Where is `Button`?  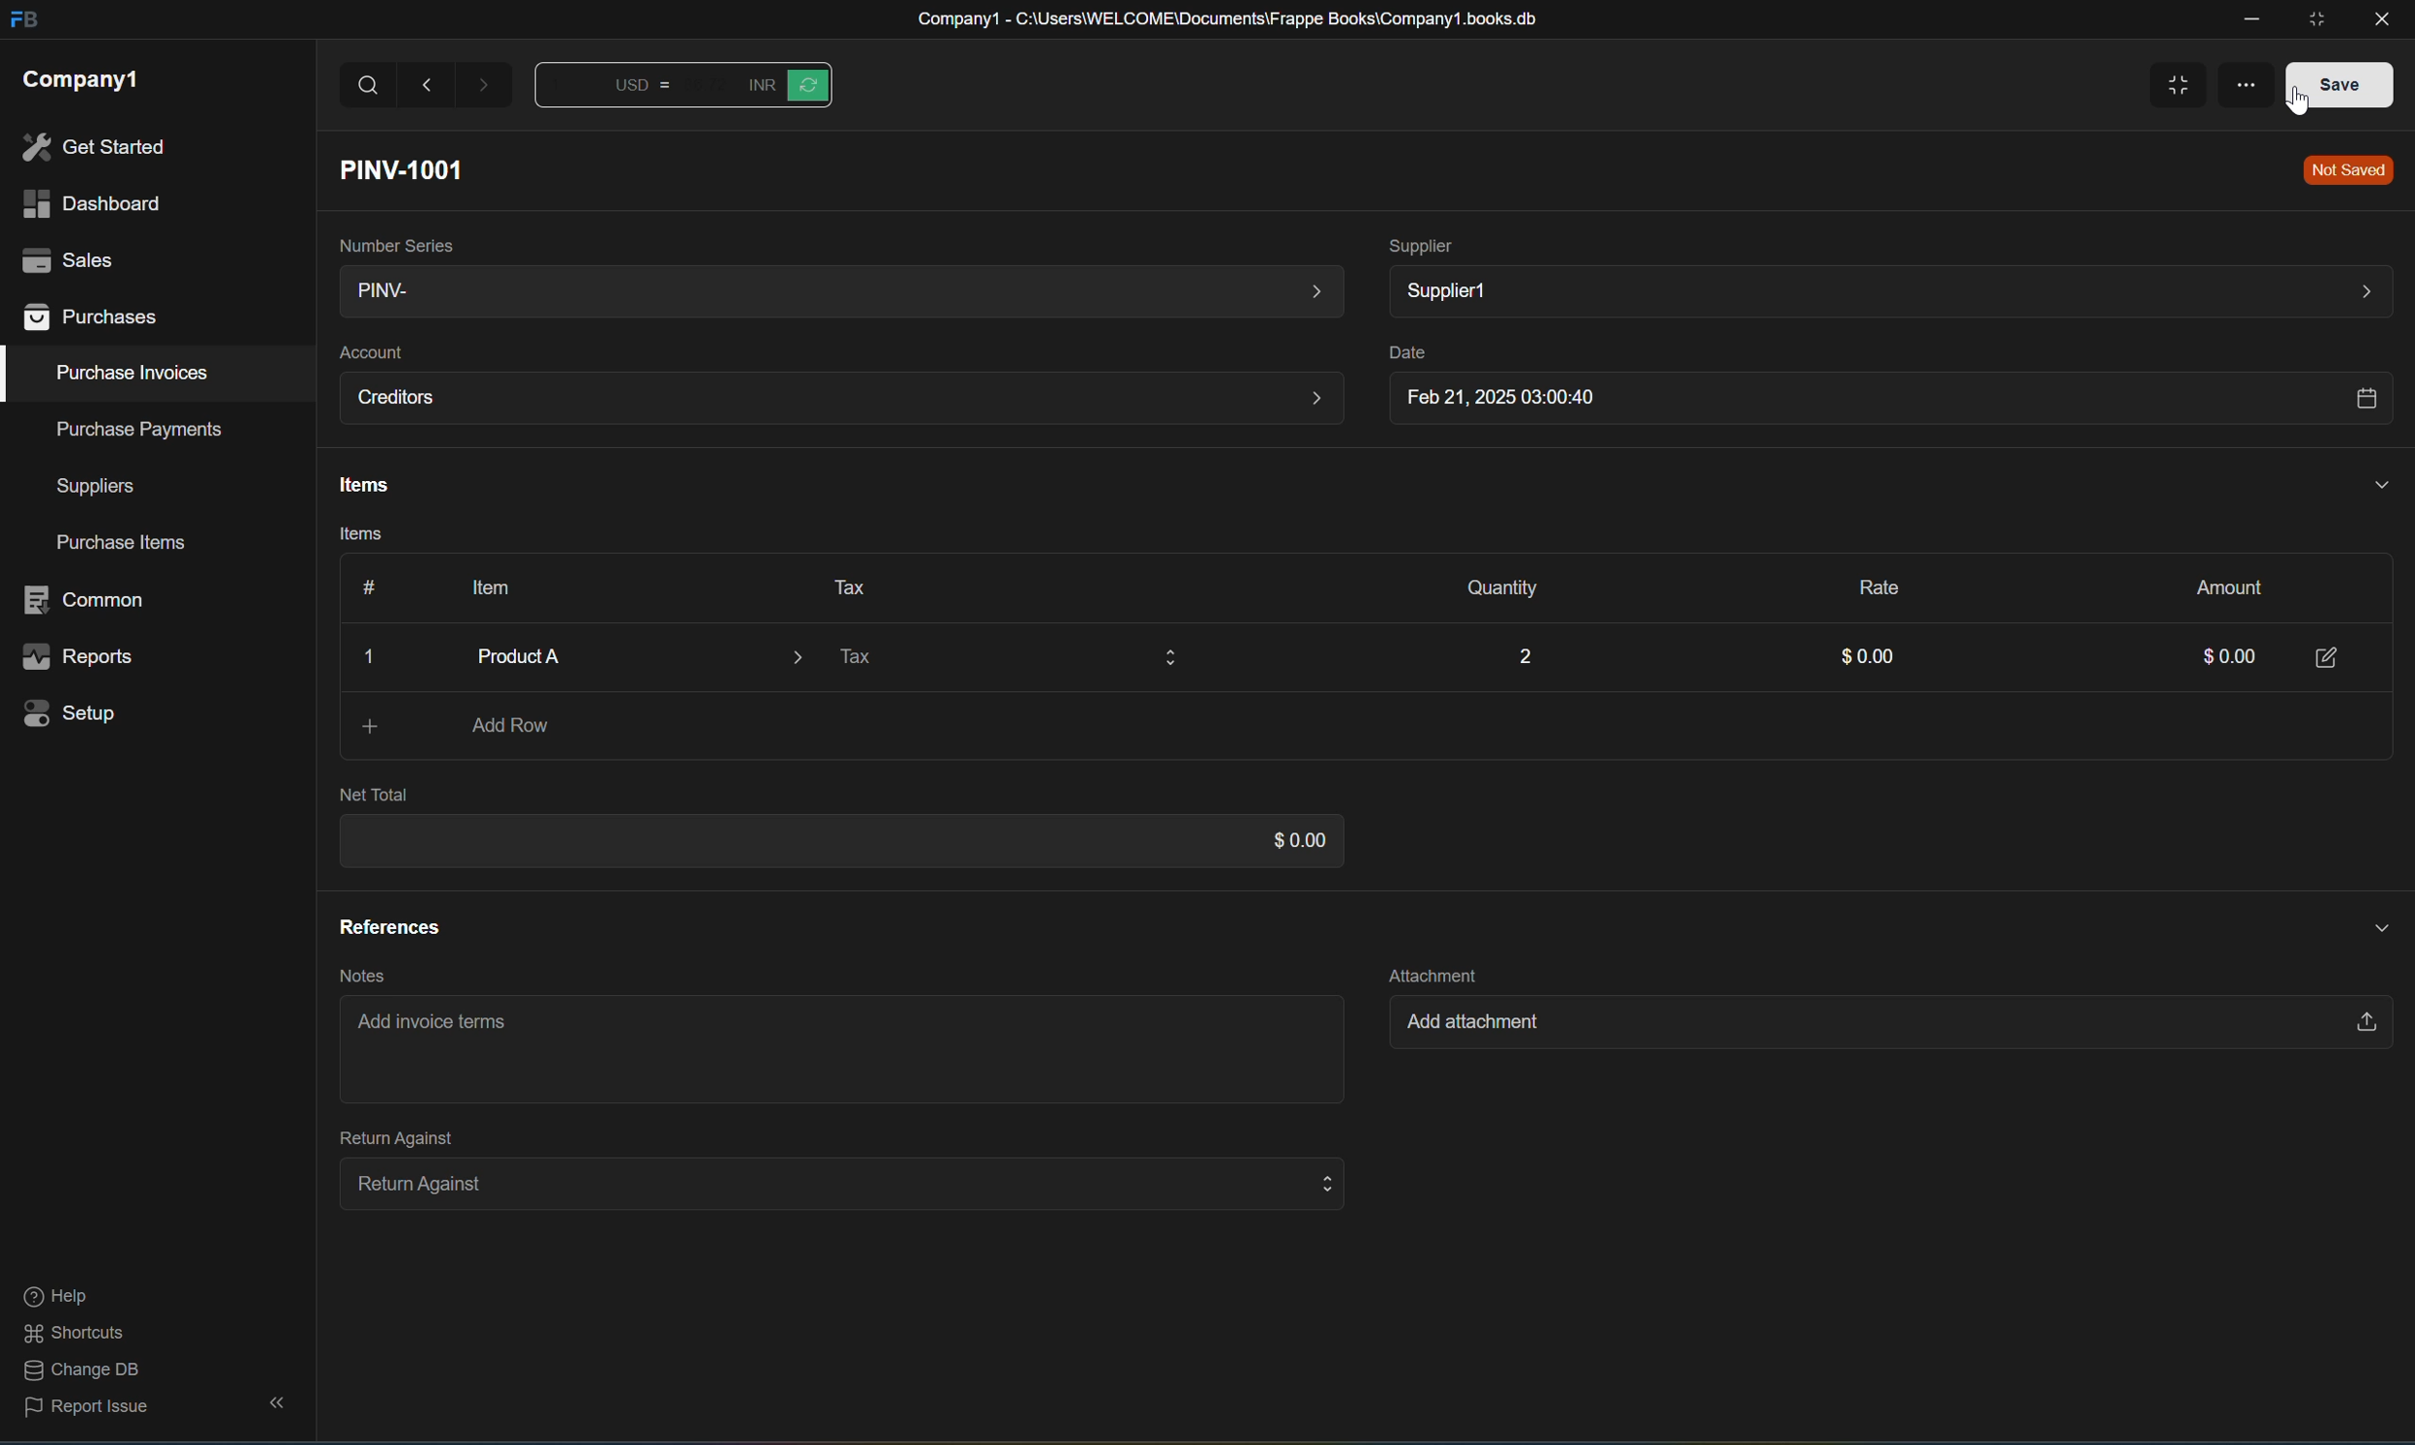
Button is located at coordinates (785, 85).